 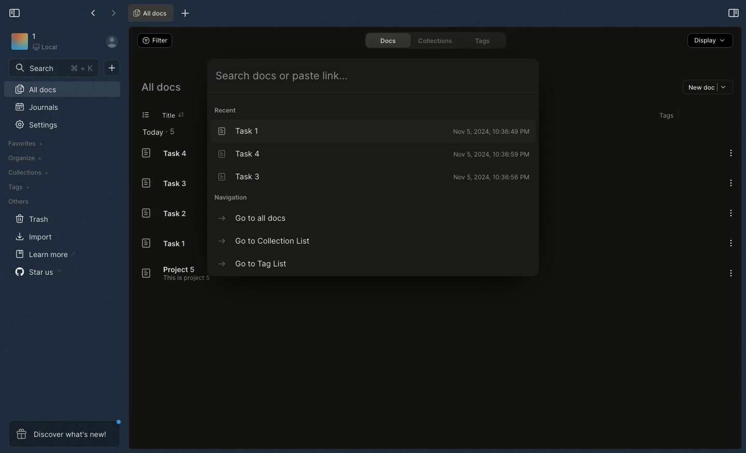 What do you see at coordinates (19, 201) in the screenshot?
I see `Others` at bounding box center [19, 201].